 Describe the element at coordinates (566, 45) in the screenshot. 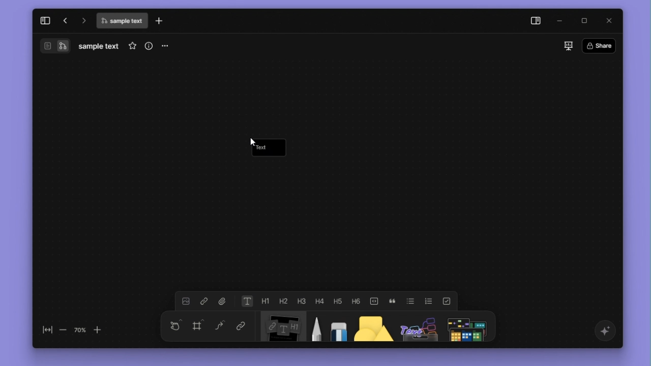

I see `slideshow` at that location.